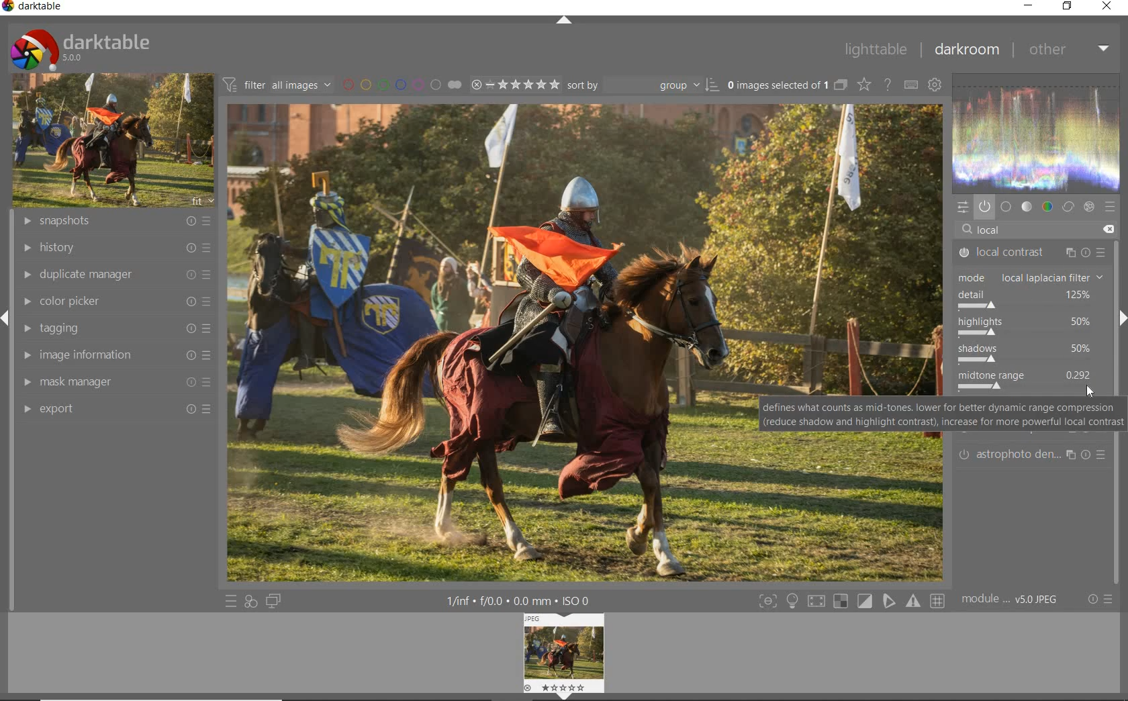 Image resolution: width=1128 pixels, height=701 pixels. Describe the element at coordinates (1068, 8) in the screenshot. I see `restore` at that location.